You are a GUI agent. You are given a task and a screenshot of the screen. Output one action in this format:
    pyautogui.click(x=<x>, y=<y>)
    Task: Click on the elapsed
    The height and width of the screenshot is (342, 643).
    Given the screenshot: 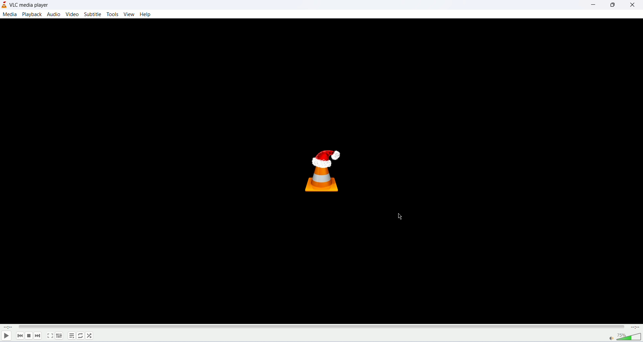 What is the action you would take?
    pyautogui.click(x=9, y=327)
    